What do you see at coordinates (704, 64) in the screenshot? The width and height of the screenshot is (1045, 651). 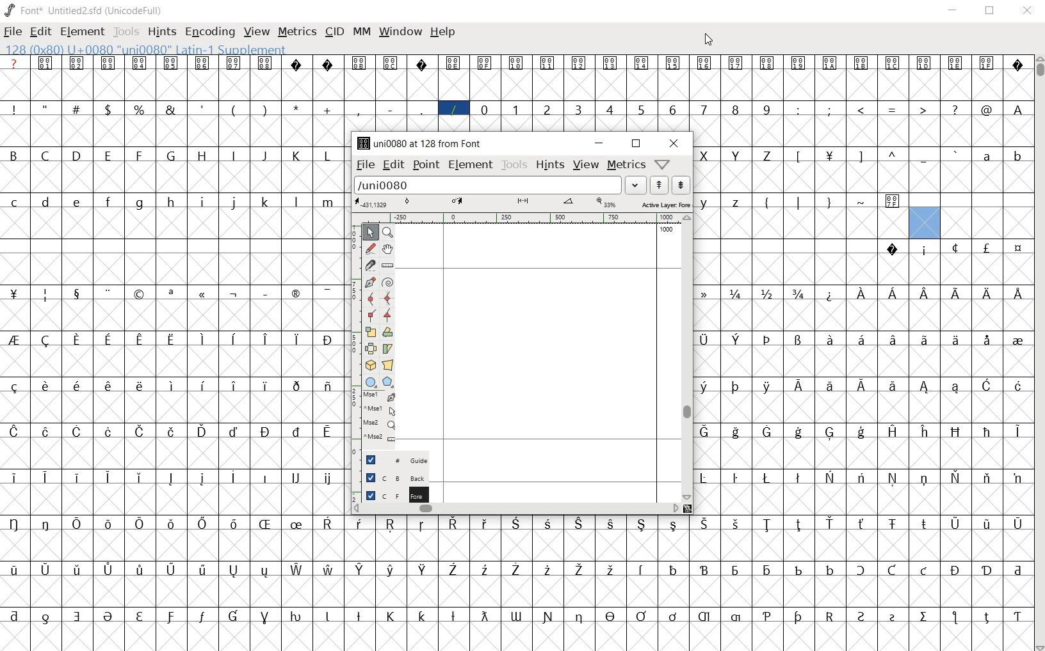 I see `glyph` at bounding box center [704, 64].